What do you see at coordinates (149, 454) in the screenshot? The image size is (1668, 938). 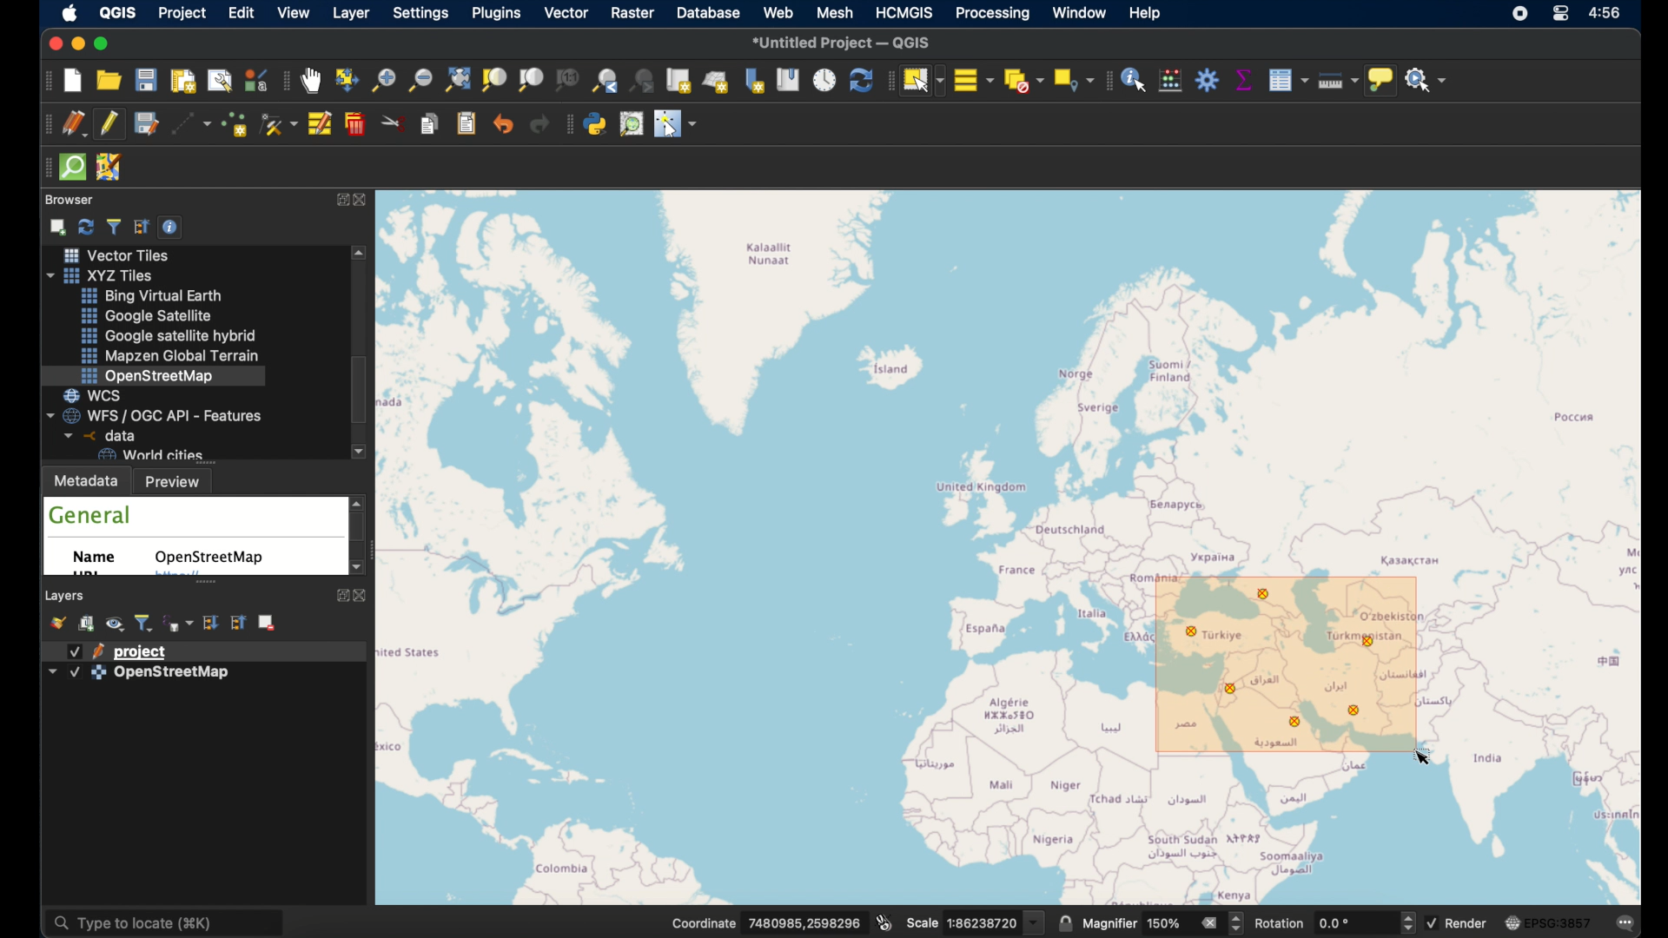 I see `world cities` at bounding box center [149, 454].